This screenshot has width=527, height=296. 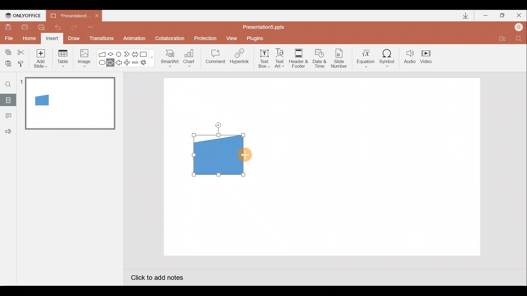 I want to click on Insert, so click(x=51, y=39).